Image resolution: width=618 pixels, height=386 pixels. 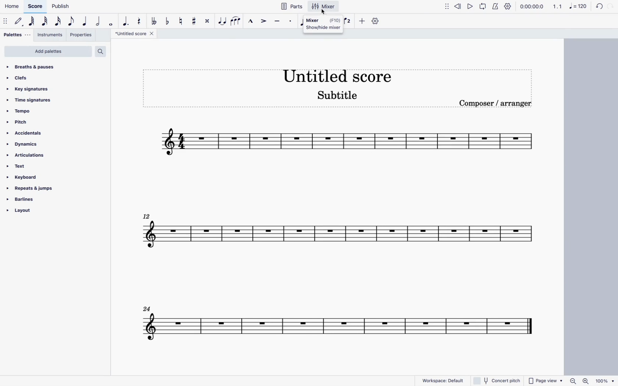 What do you see at coordinates (48, 52) in the screenshot?
I see `add palettes` at bounding box center [48, 52].